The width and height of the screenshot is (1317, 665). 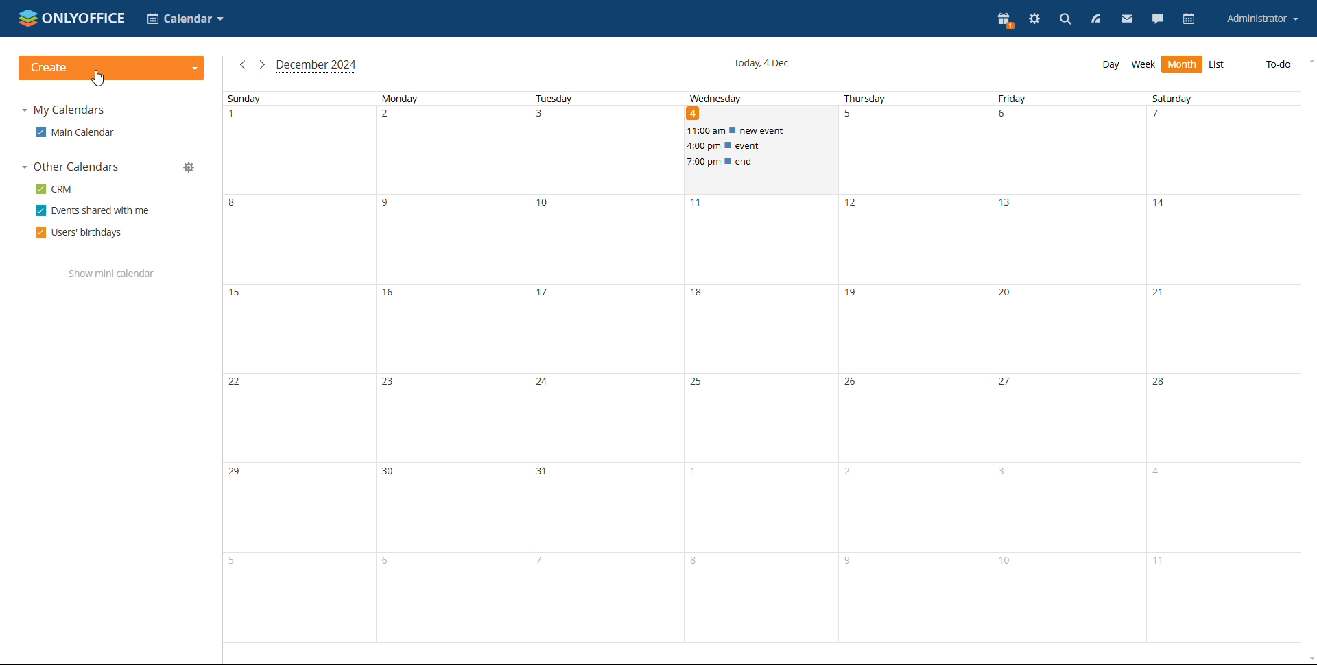 I want to click on feed, so click(x=1097, y=21).